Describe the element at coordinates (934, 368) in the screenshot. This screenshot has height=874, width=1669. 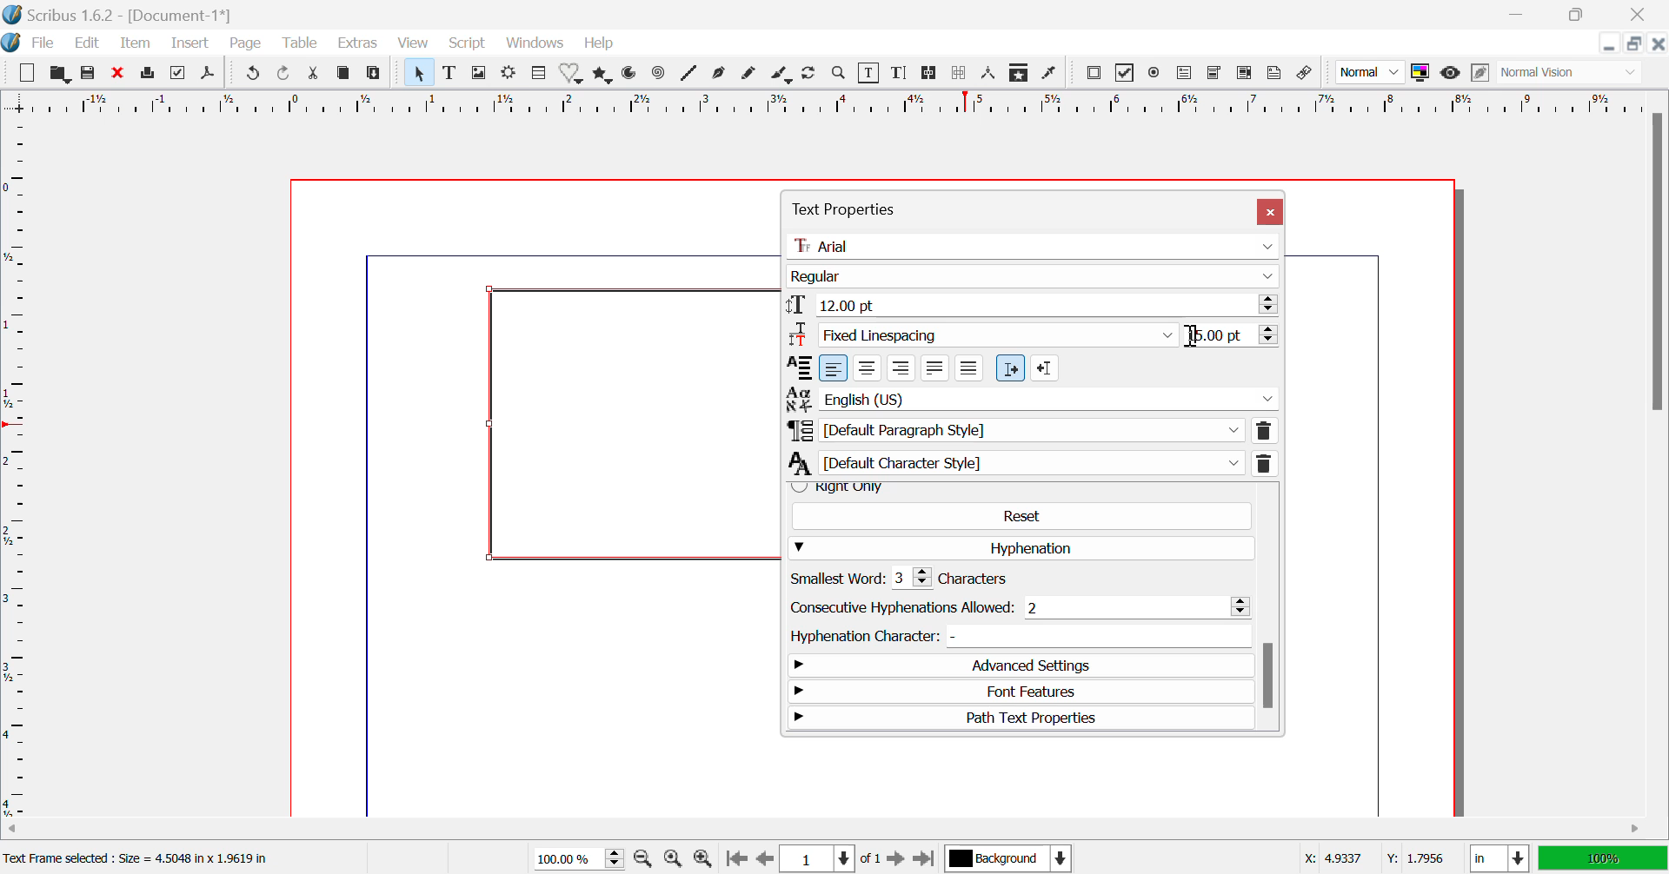
I see `Text justified` at that location.